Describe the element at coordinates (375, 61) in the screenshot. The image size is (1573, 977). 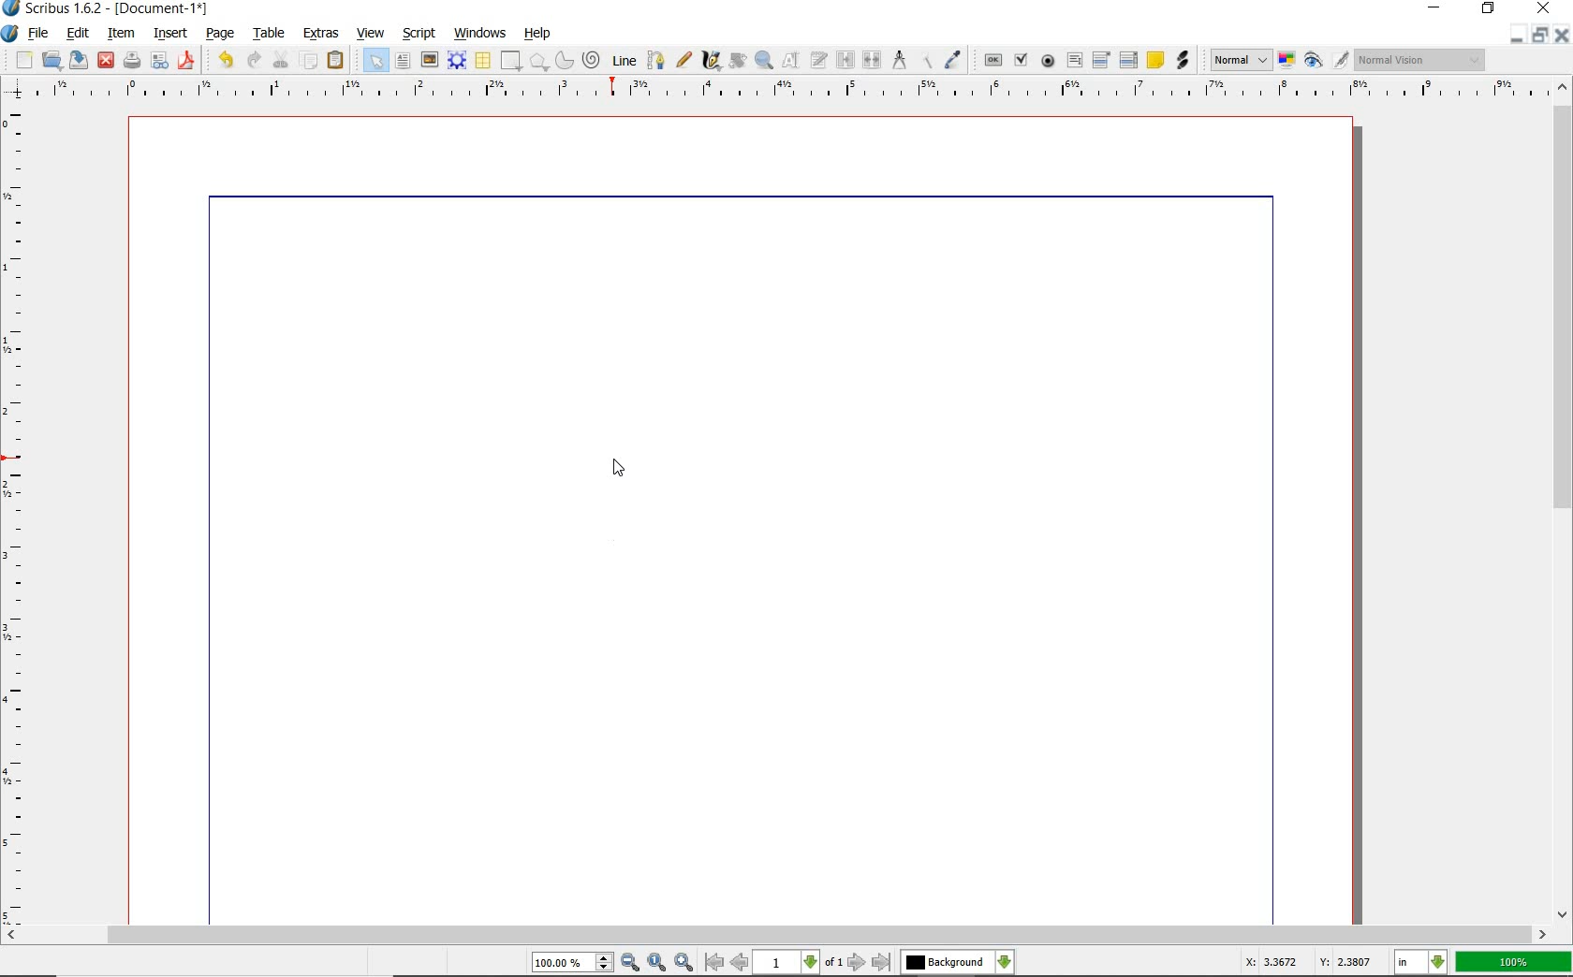
I see `select` at that location.